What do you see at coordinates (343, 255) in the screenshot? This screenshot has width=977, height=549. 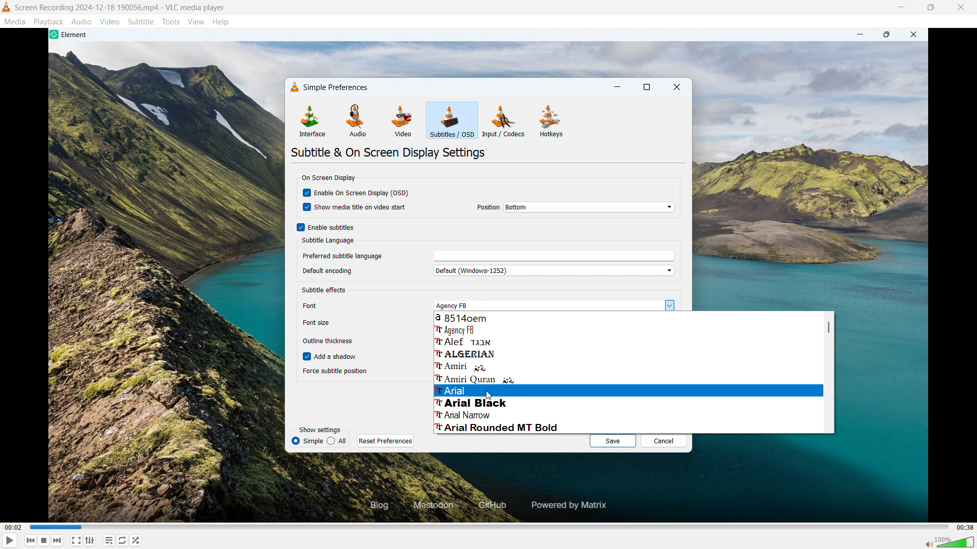 I see `Preferred subtitle language` at bounding box center [343, 255].